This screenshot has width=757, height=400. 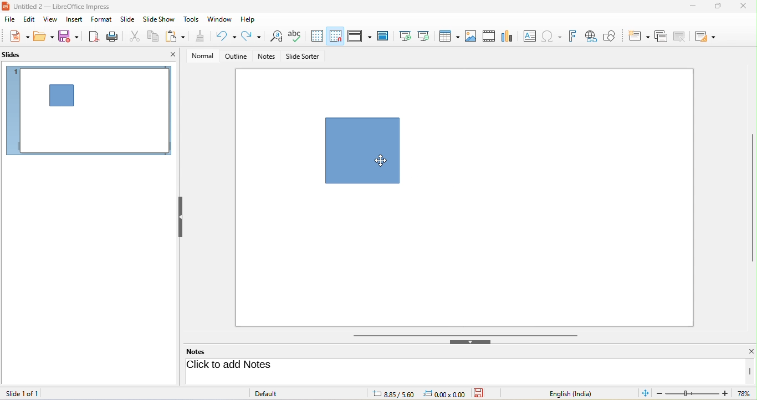 I want to click on vertical scroll bar, so click(x=752, y=198).